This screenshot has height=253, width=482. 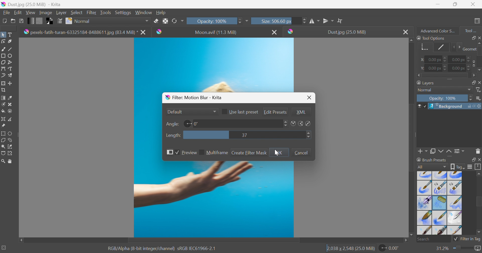 What do you see at coordinates (469, 90) in the screenshot?
I see `Drop Down` at bounding box center [469, 90].